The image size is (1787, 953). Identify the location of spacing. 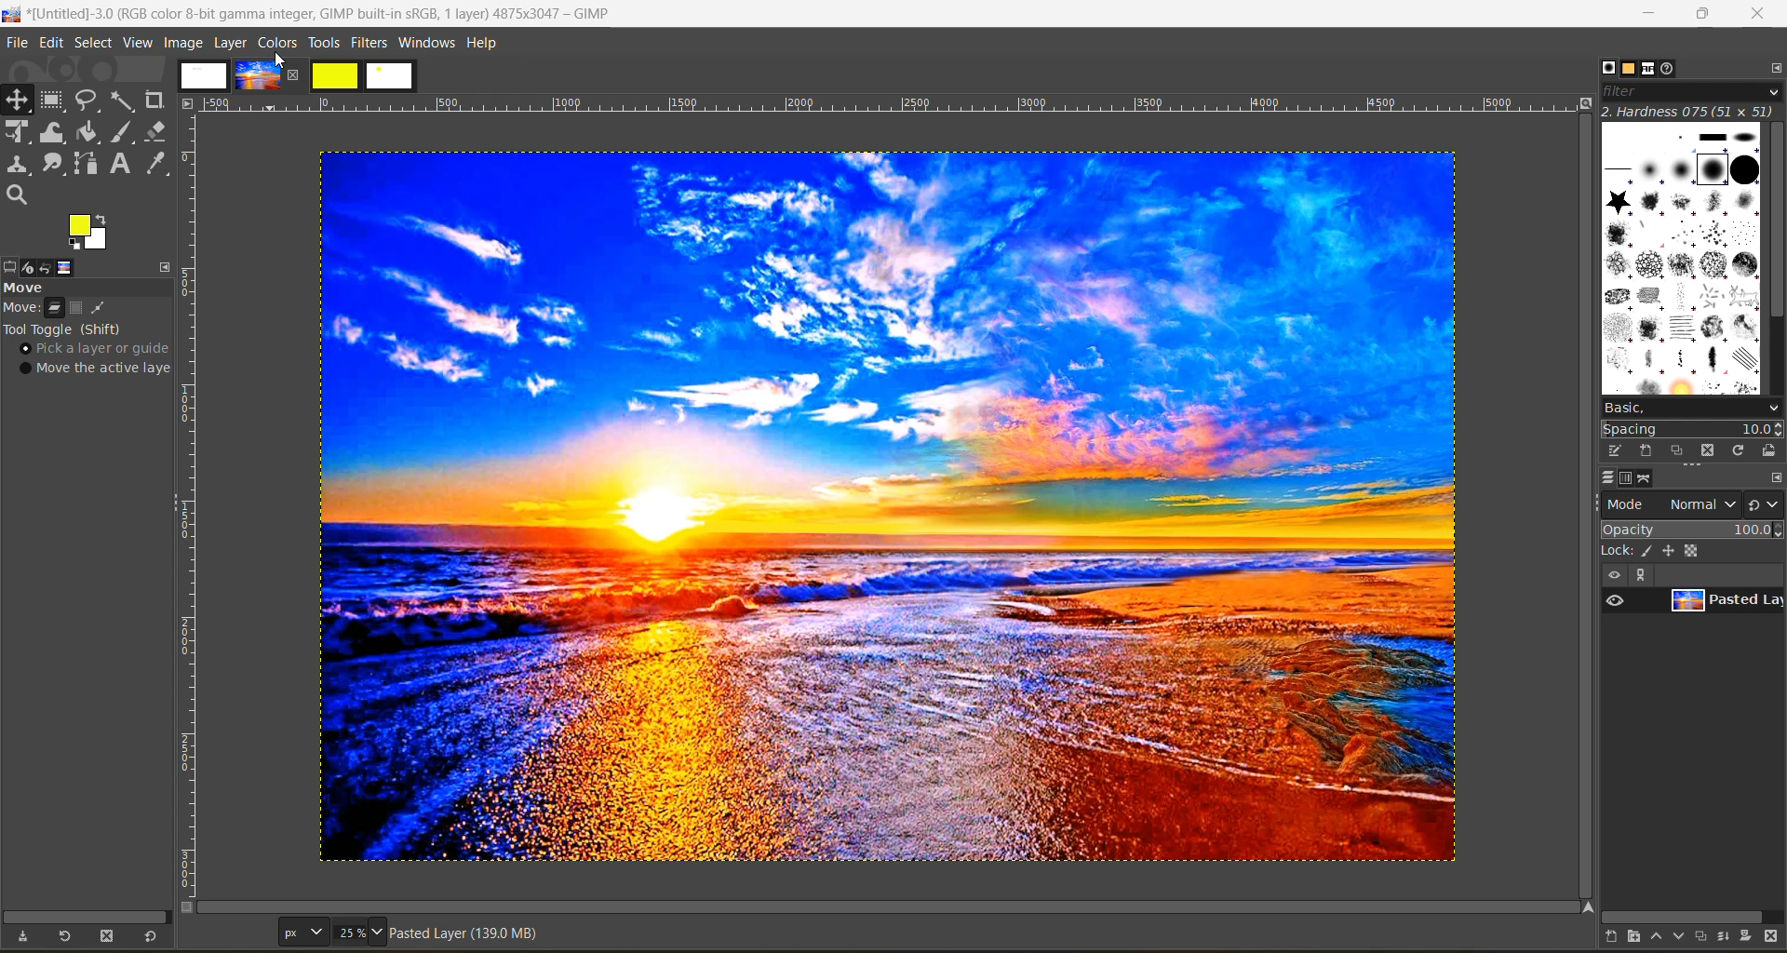
(1694, 430).